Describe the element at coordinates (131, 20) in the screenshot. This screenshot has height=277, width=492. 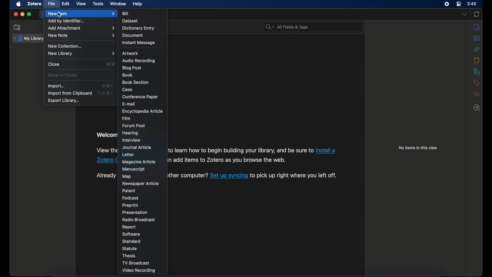
I see `dataset` at that location.